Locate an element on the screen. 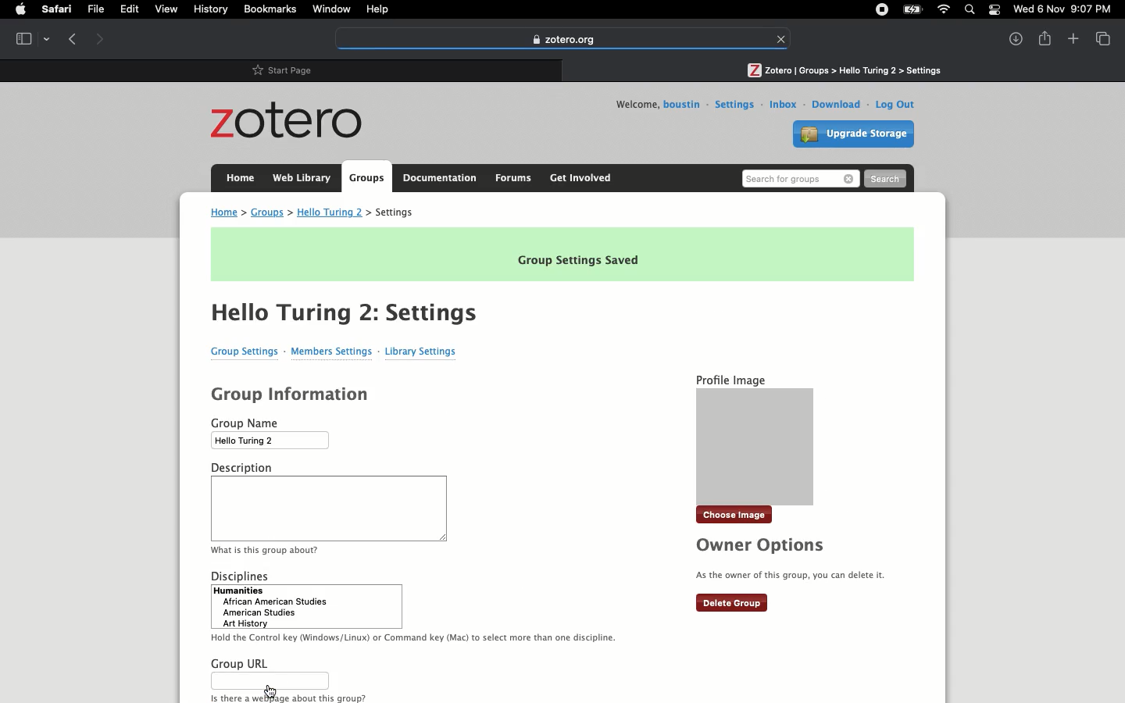  Search is located at coordinates (800, 178).